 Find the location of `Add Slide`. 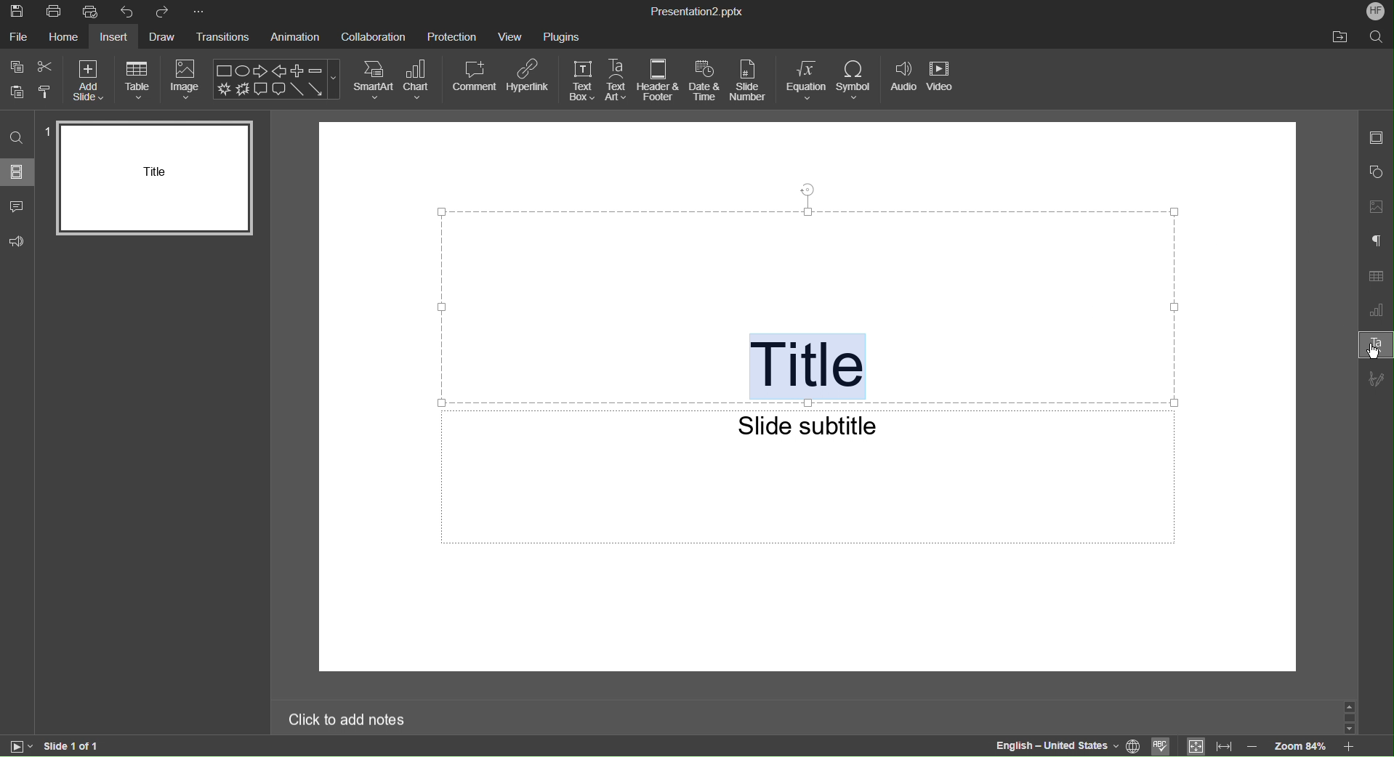

Add Slide is located at coordinates (86, 81).